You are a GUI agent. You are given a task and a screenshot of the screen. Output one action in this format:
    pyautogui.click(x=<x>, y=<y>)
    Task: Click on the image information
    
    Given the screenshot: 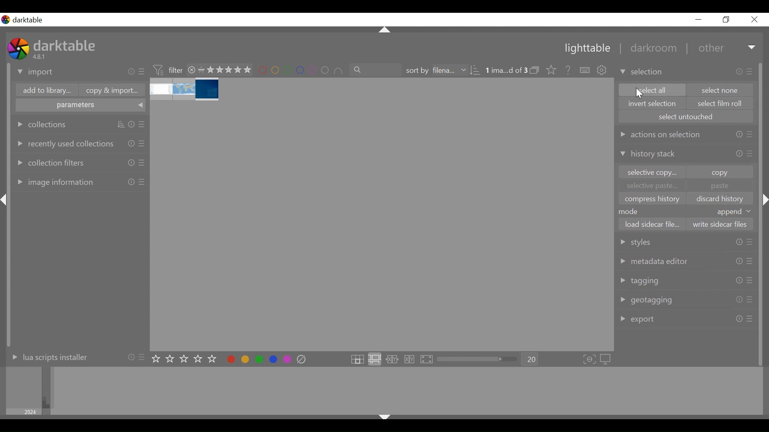 What is the action you would take?
    pyautogui.click(x=54, y=182)
    